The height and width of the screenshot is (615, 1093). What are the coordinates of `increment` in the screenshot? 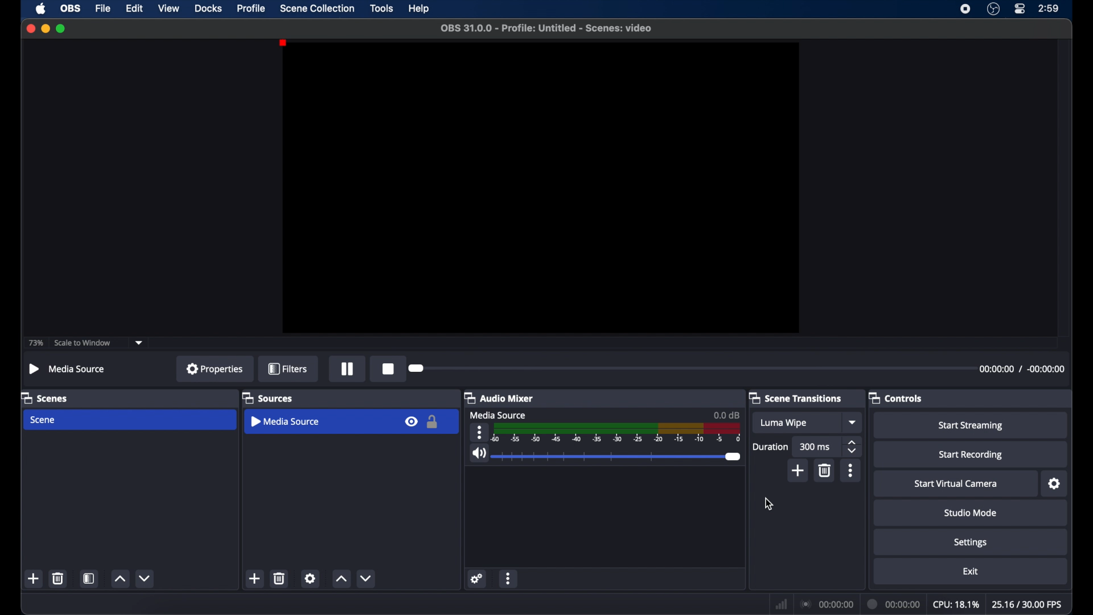 It's located at (120, 579).